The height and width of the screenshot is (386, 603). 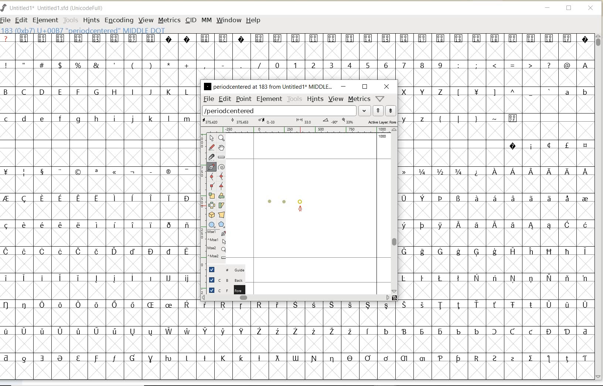 What do you see at coordinates (96, 264) in the screenshot?
I see `special characters` at bounding box center [96, 264].